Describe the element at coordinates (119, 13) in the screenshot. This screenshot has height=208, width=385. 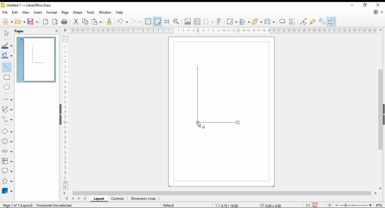
I see `help` at that location.